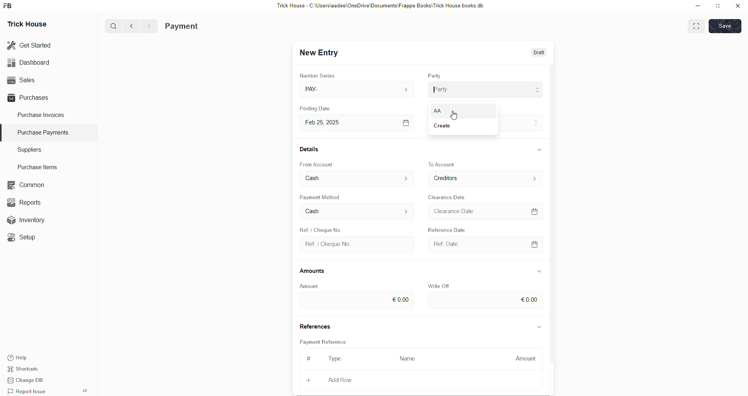 Image resolution: width=748 pixels, height=396 pixels. What do you see at coordinates (29, 357) in the screenshot?
I see ` Help` at bounding box center [29, 357].